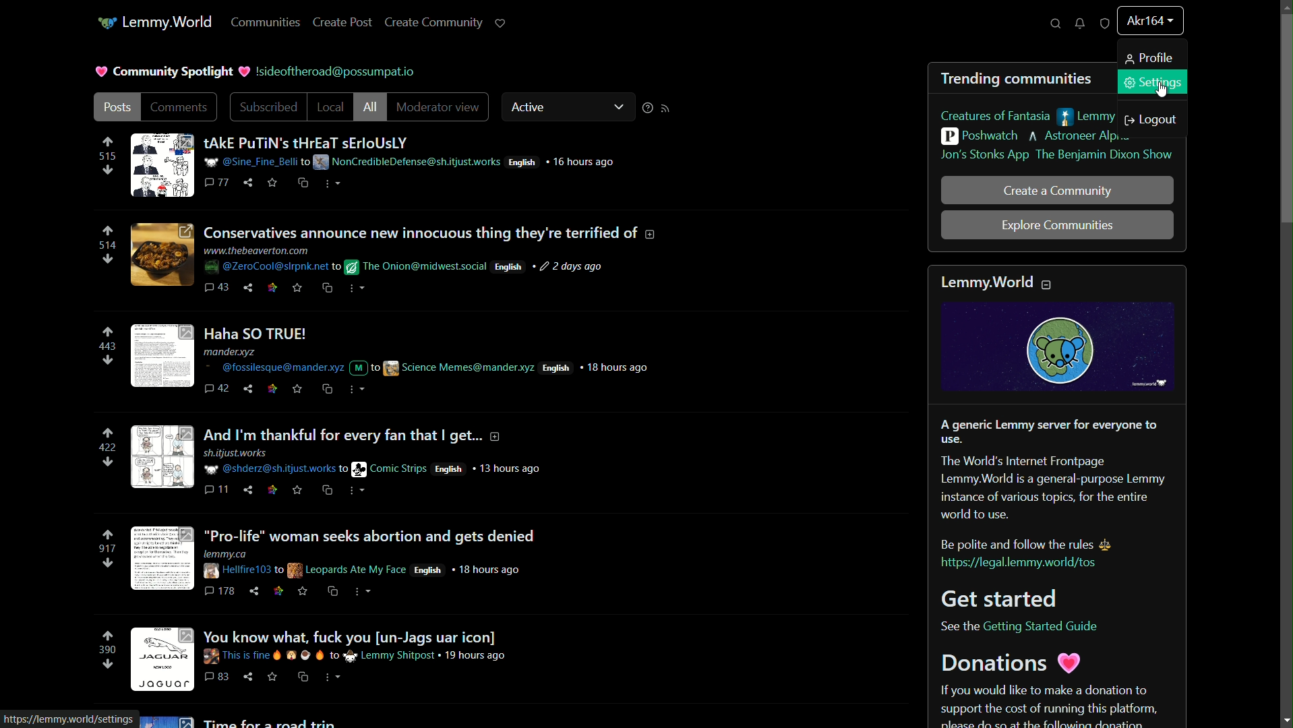 This screenshot has width=1293, height=728. Describe the element at coordinates (107, 260) in the screenshot. I see `downvote` at that location.